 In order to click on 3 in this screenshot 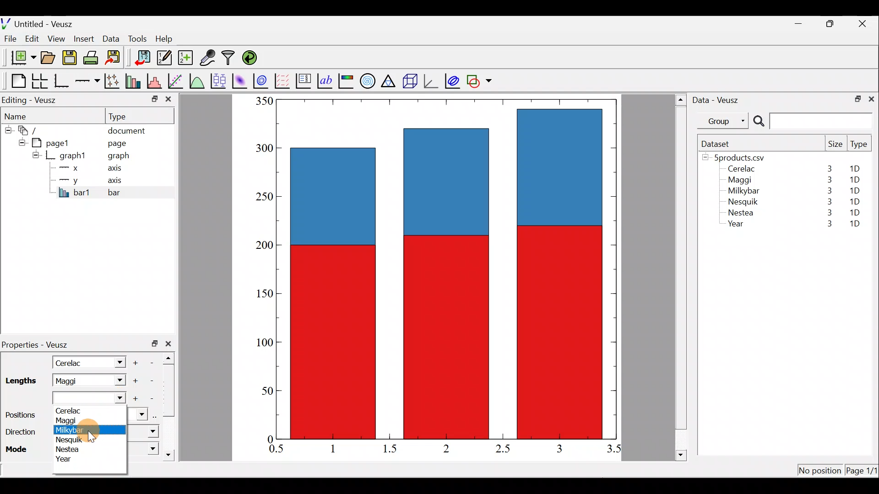, I will do `click(827, 180)`.